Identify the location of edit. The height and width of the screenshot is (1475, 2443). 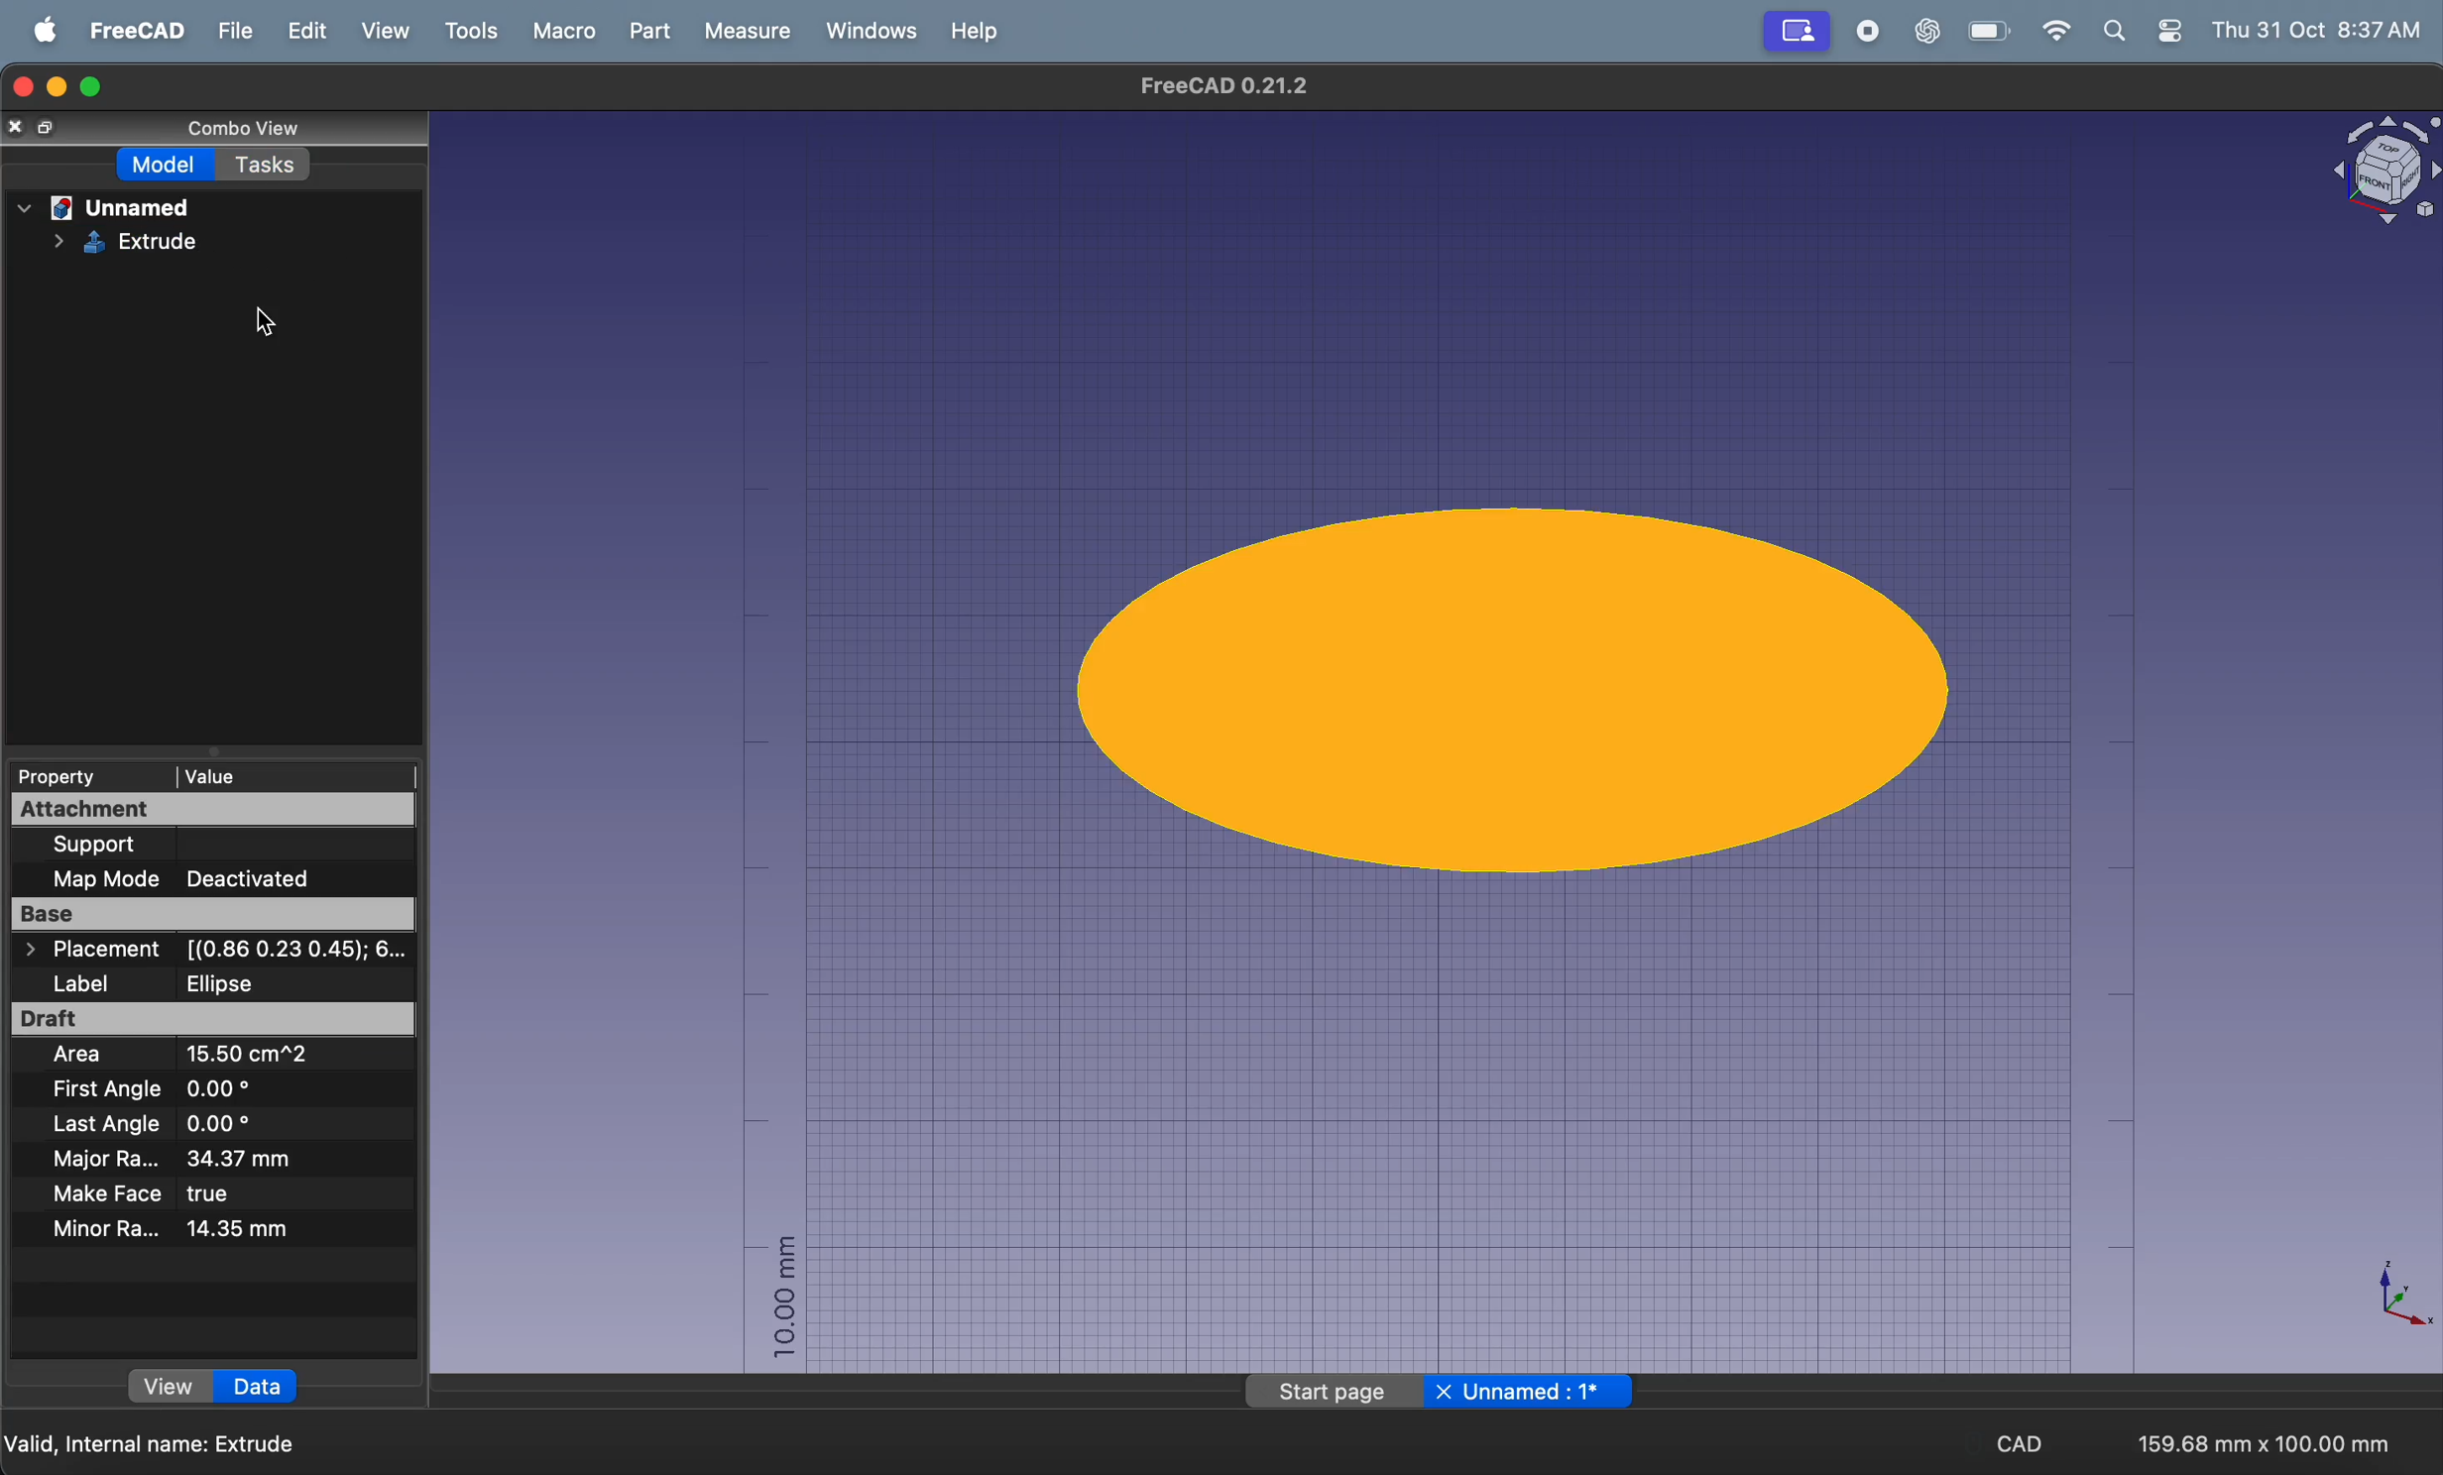
(301, 34).